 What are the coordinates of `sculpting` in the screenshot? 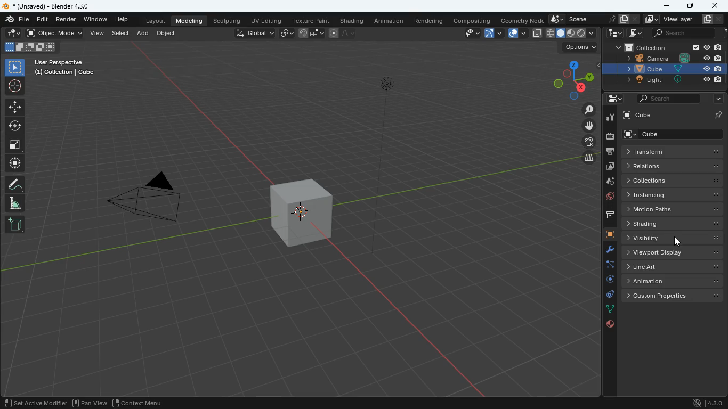 It's located at (227, 20).